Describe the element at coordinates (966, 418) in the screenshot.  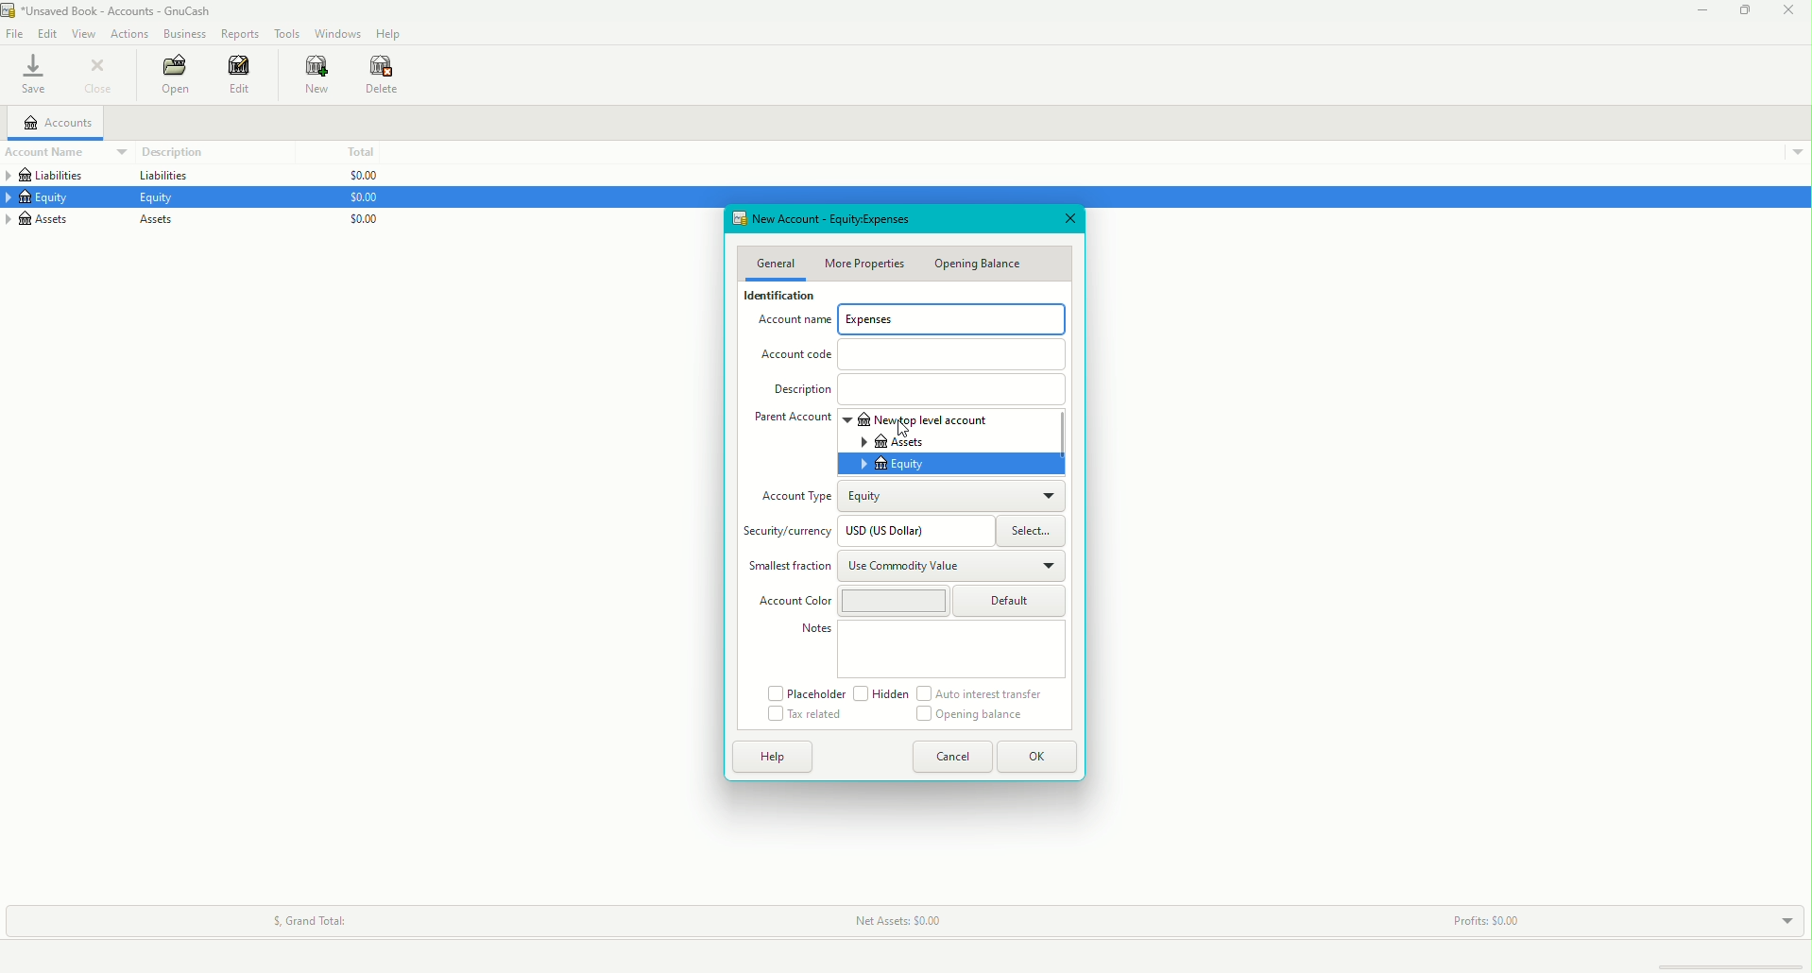
I see `New top level account` at that location.